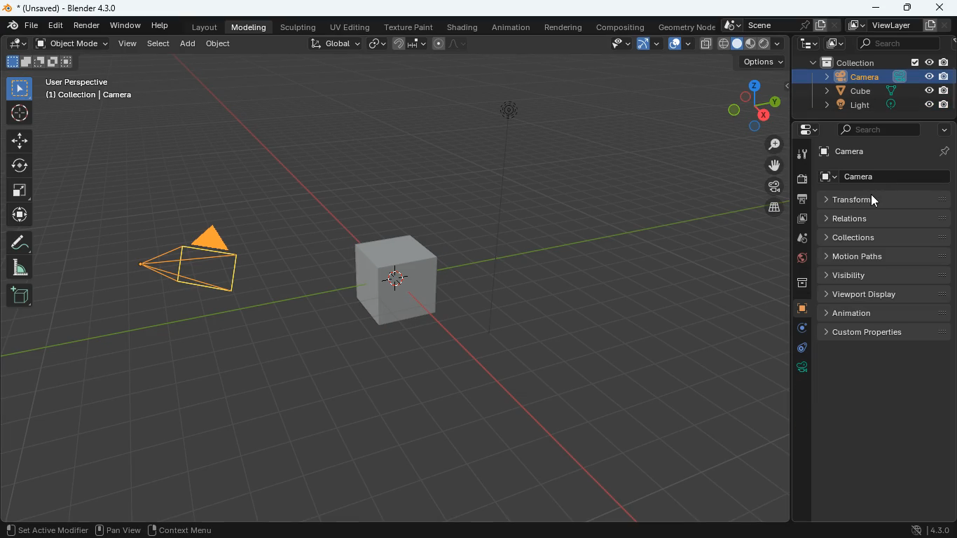  I want to click on cube, so click(877, 90).